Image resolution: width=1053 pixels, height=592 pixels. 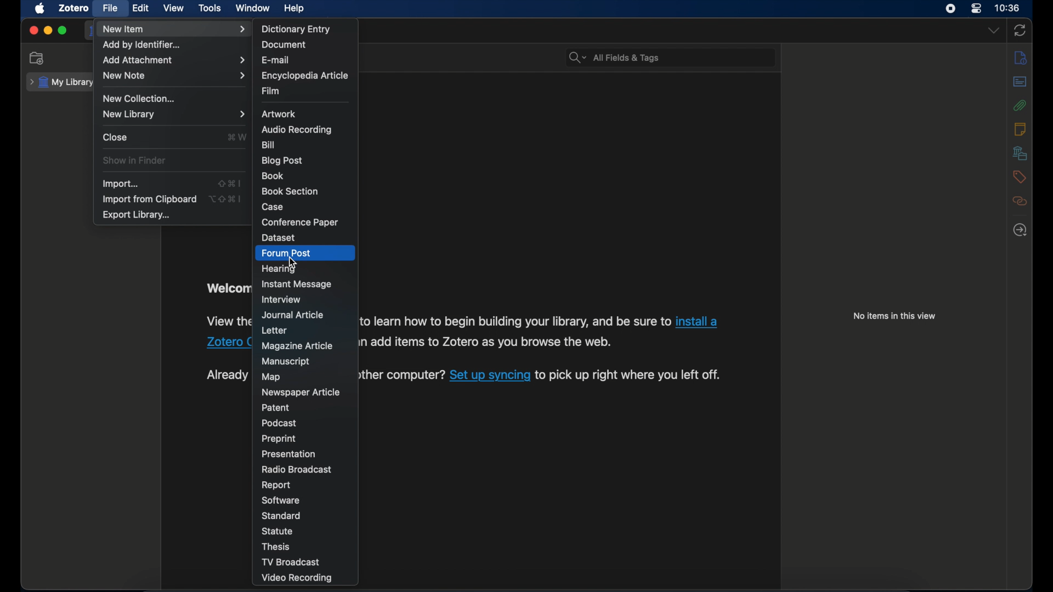 I want to click on instant message, so click(x=297, y=284).